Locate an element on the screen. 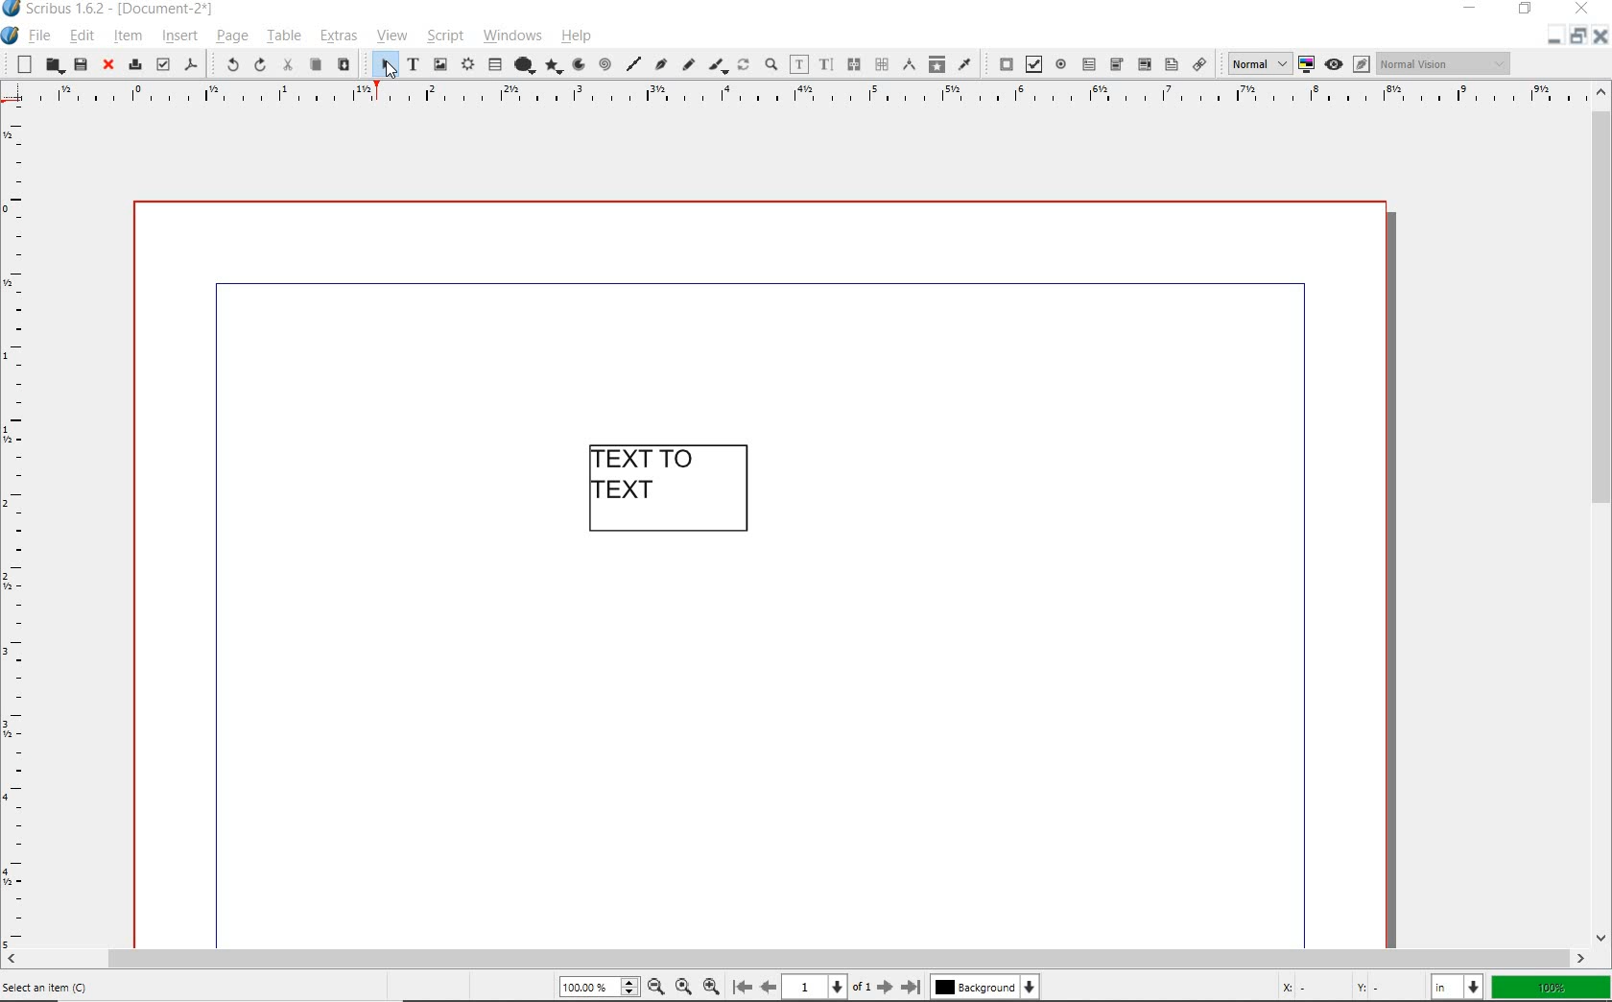 The image size is (1612, 1002). shape is located at coordinates (524, 63).